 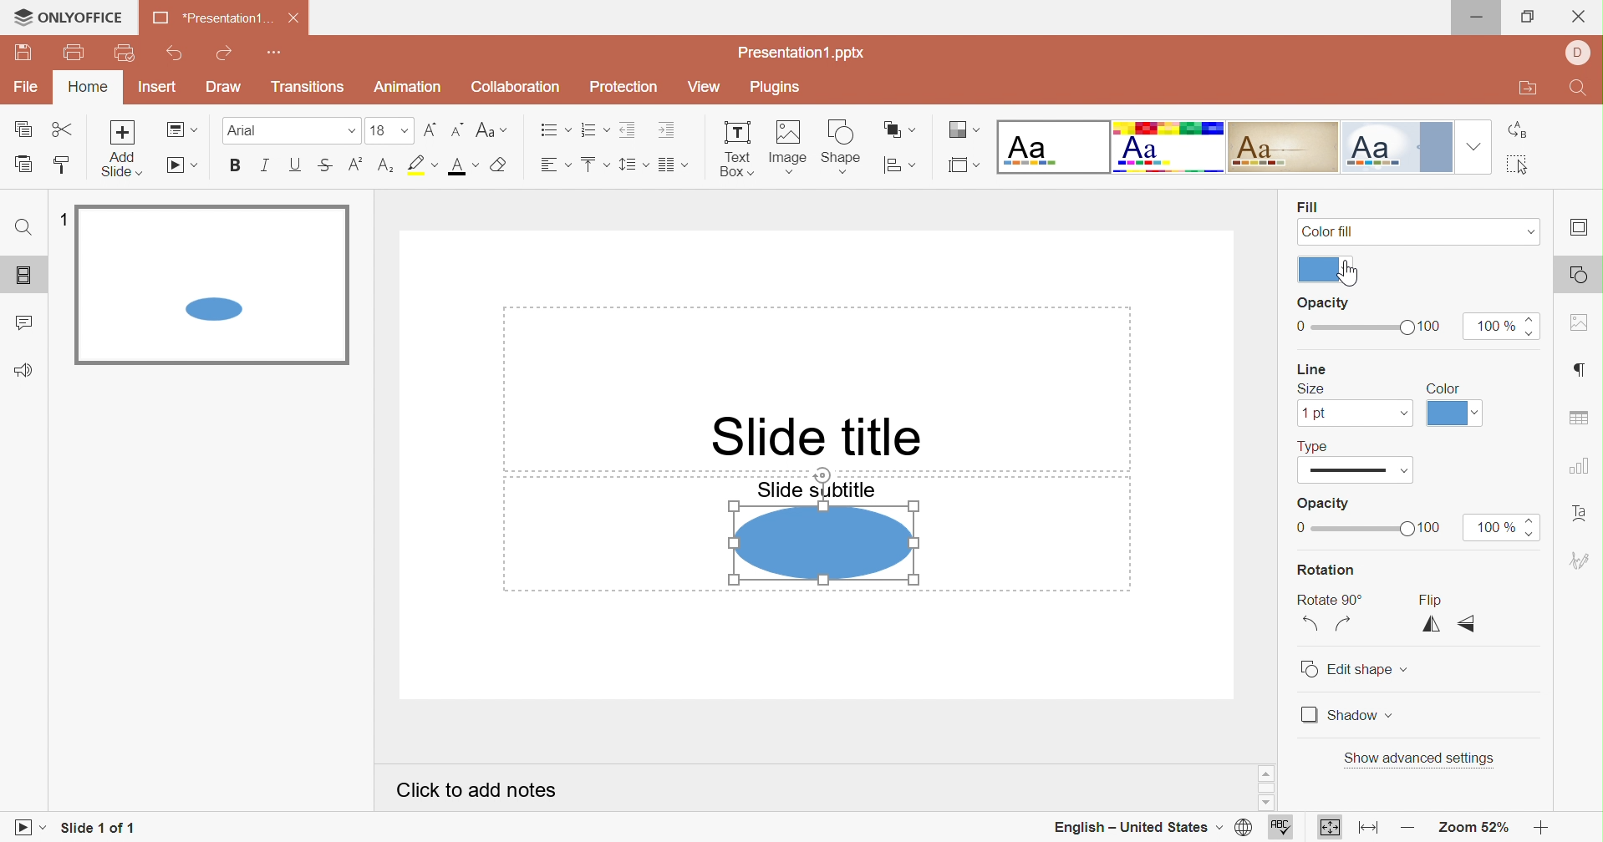 What do you see at coordinates (1330, 599) in the screenshot?
I see `Rotate 90°` at bounding box center [1330, 599].